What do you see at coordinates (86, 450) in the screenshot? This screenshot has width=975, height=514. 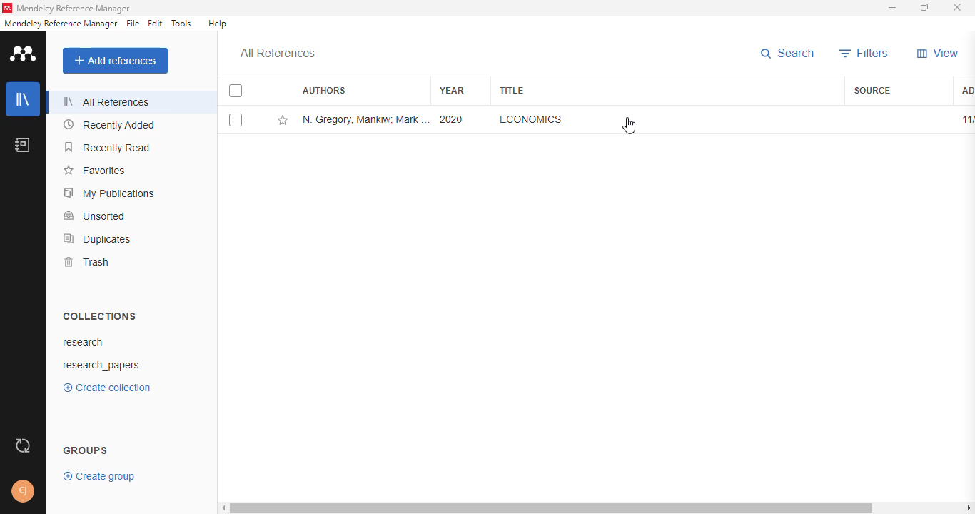 I see `groups` at bounding box center [86, 450].